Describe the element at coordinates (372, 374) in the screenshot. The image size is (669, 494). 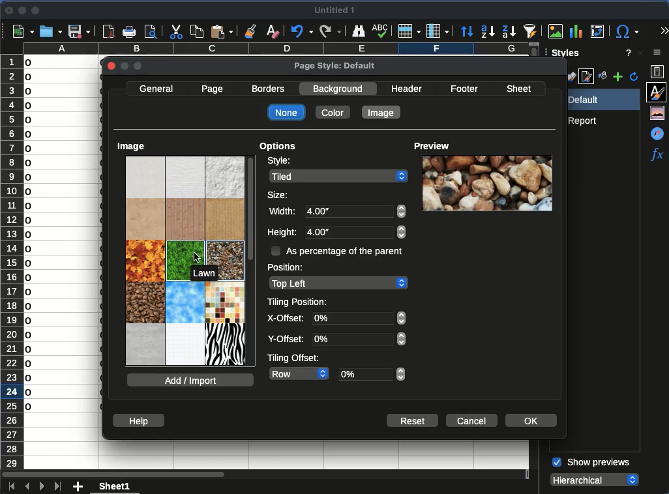
I see `0%` at that location.